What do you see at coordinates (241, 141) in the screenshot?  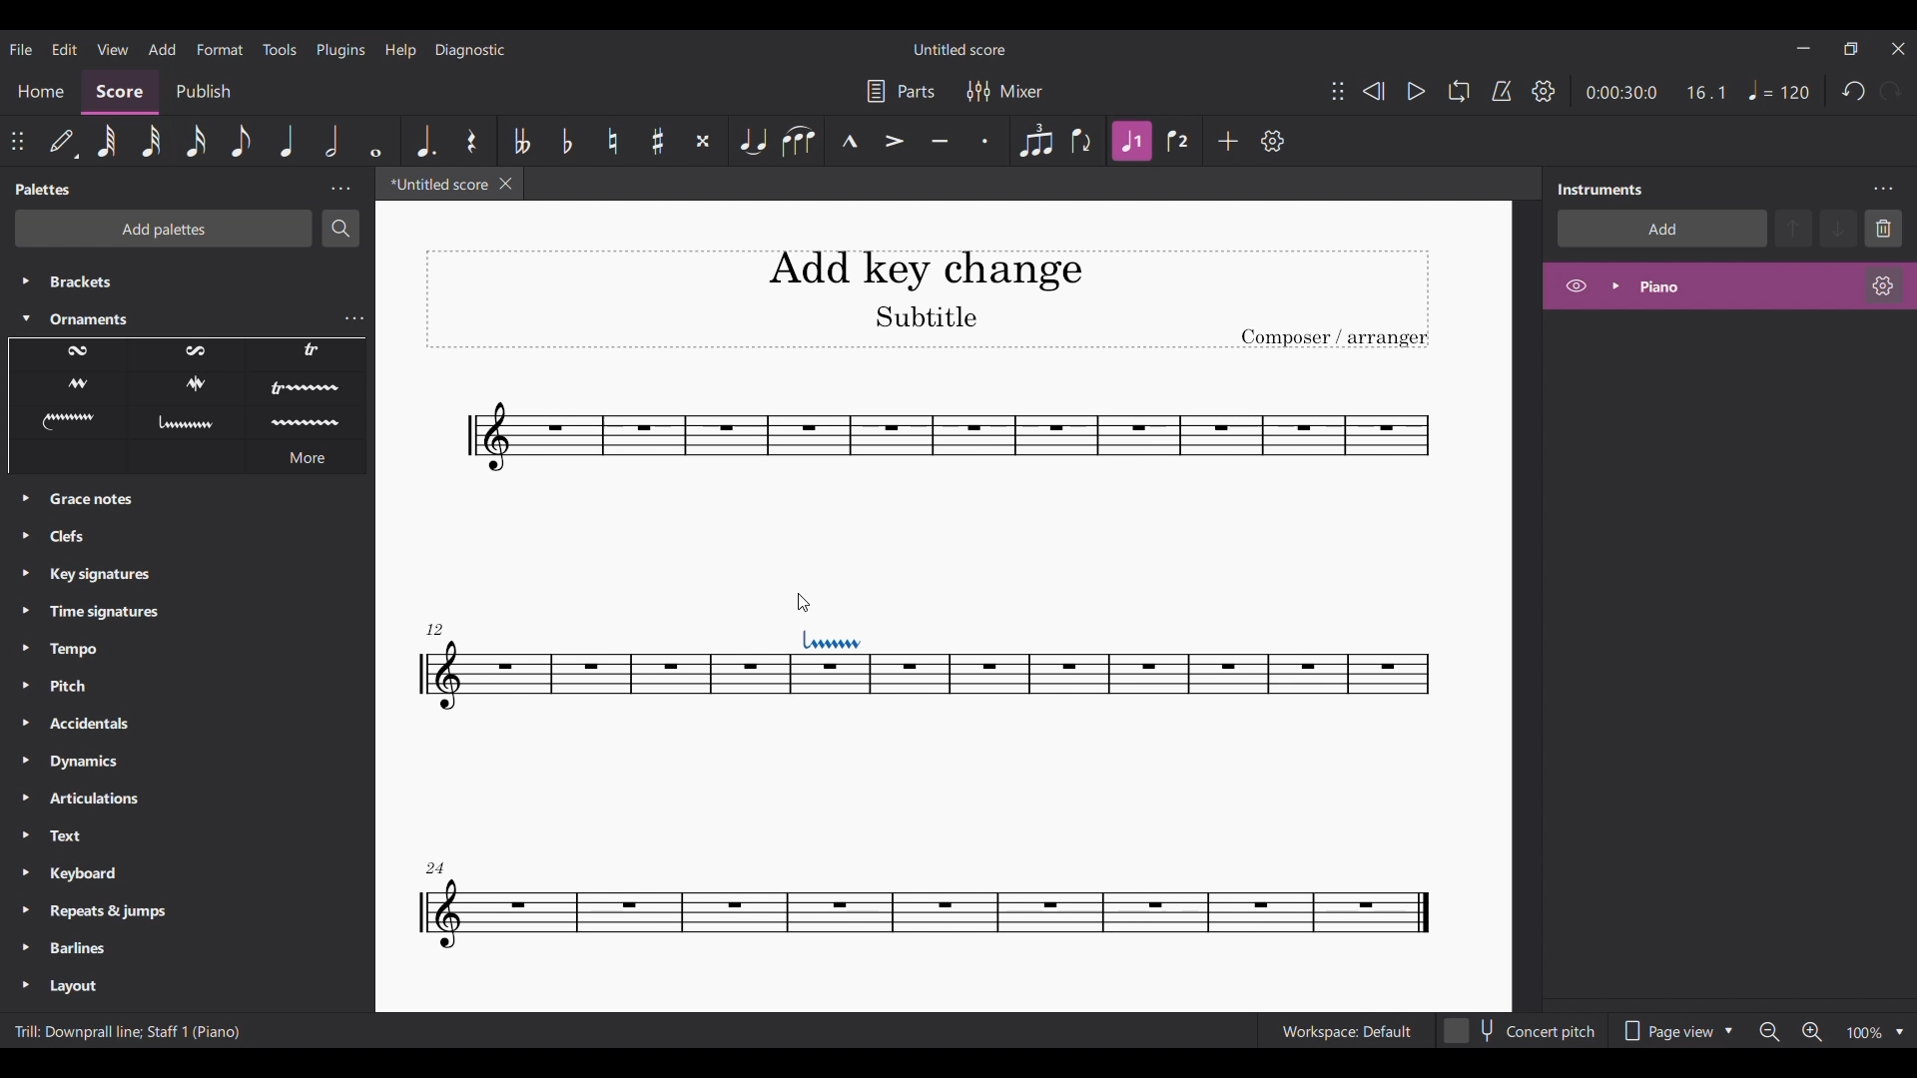 I see `8th note` at bounding box center [241, 141].